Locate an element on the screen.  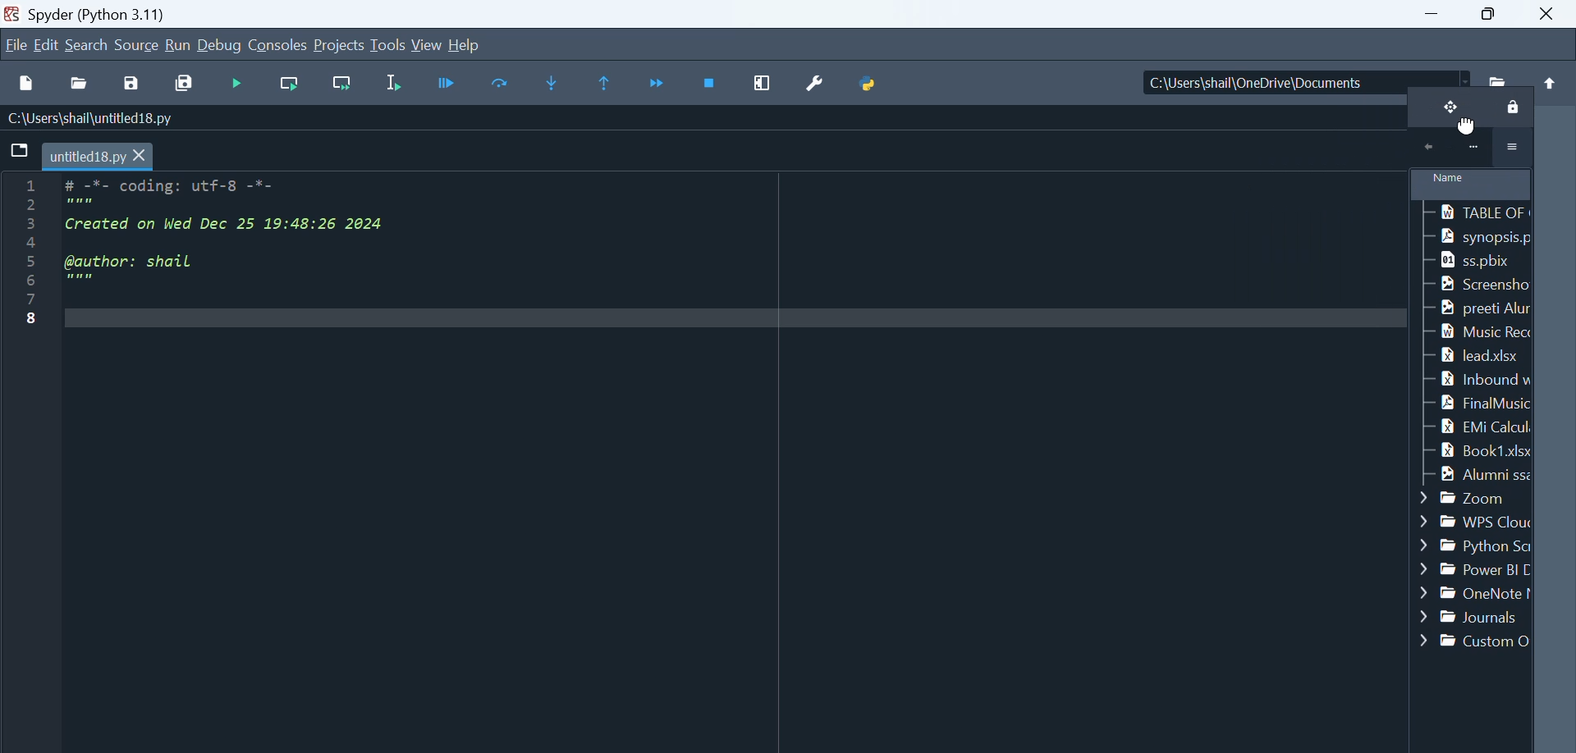
Maximise current window is located at coordinates (764, 83).